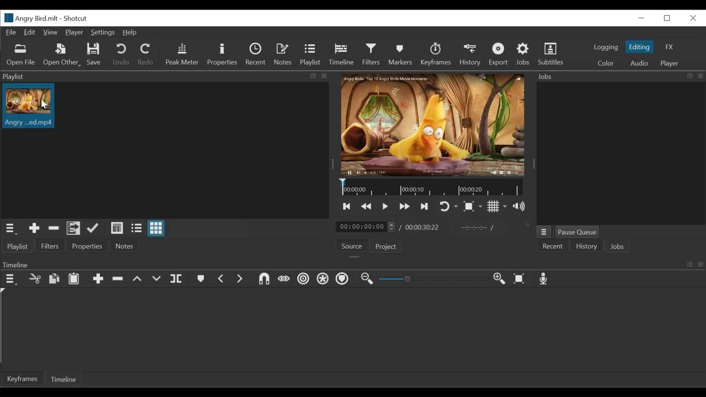 Image resolution: width=706 pixels, height=397 pixels. I want to click on Timeline, so click(62, 379).